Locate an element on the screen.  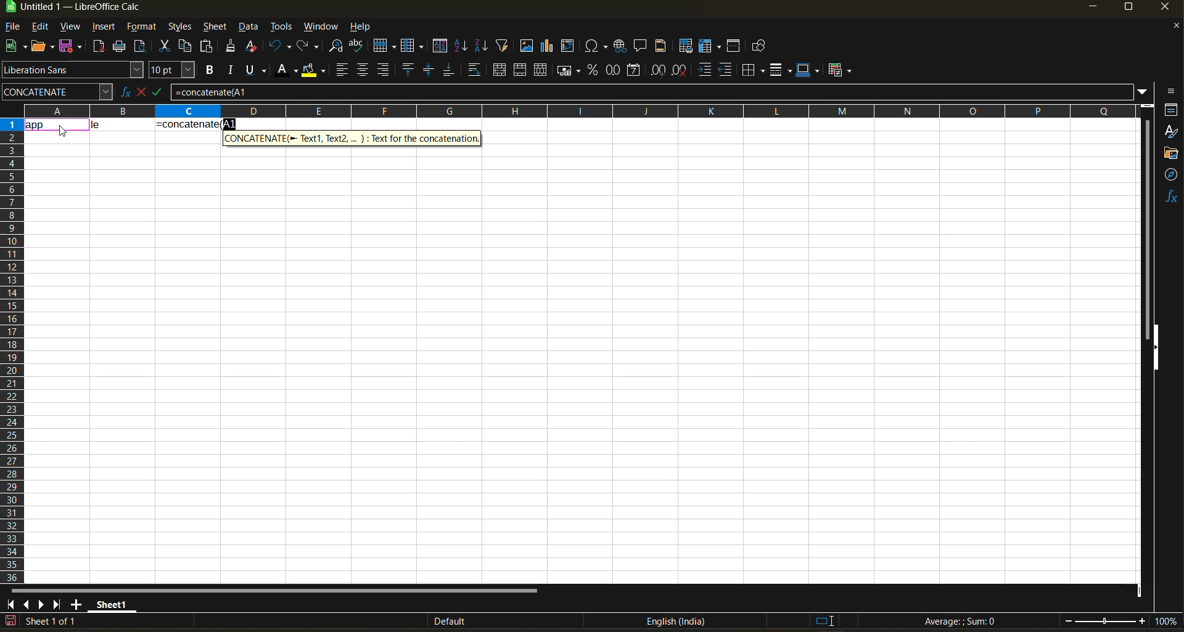
format as percent is located at coordinates (594, 70).